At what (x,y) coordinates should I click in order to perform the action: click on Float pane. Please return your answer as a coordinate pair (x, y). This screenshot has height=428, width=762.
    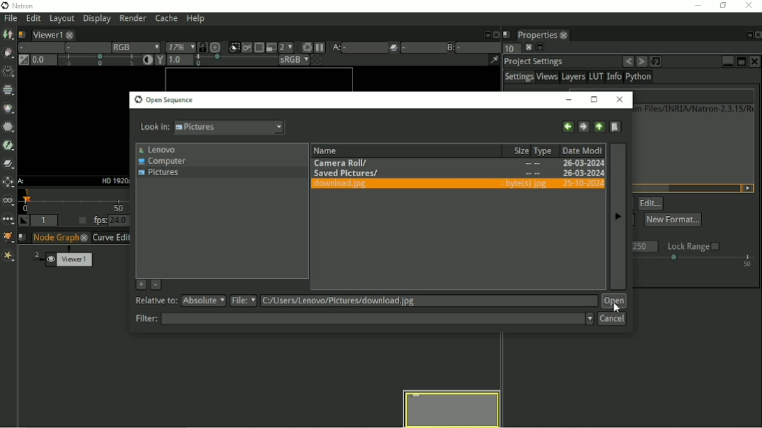
    Looking at the image, I should click on (747, 35).